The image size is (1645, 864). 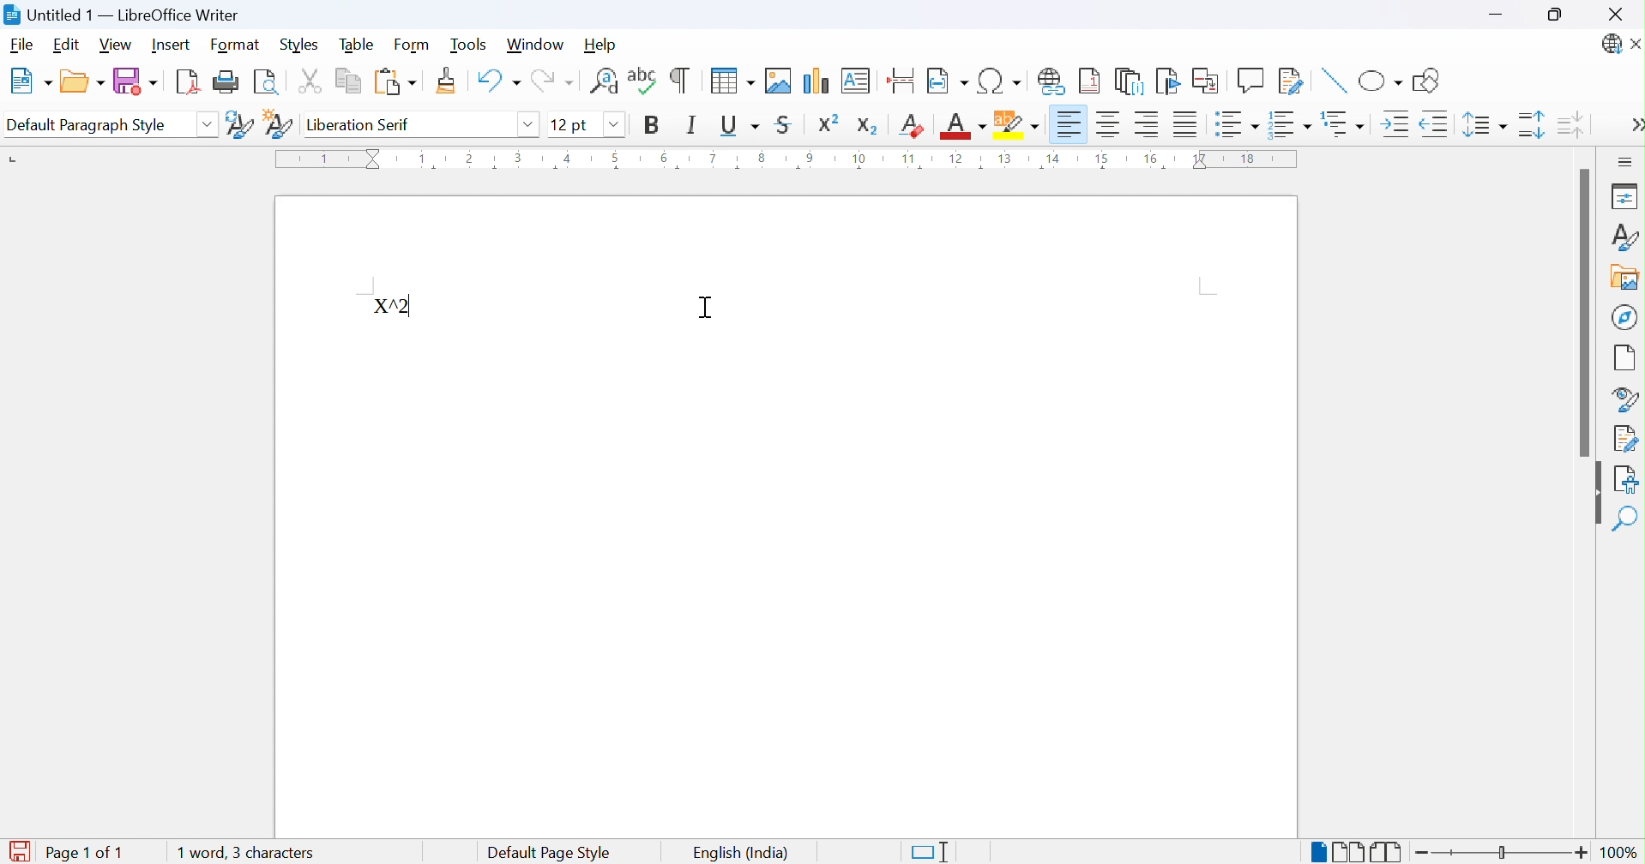 I want to click on , so click(x=613, y=125).